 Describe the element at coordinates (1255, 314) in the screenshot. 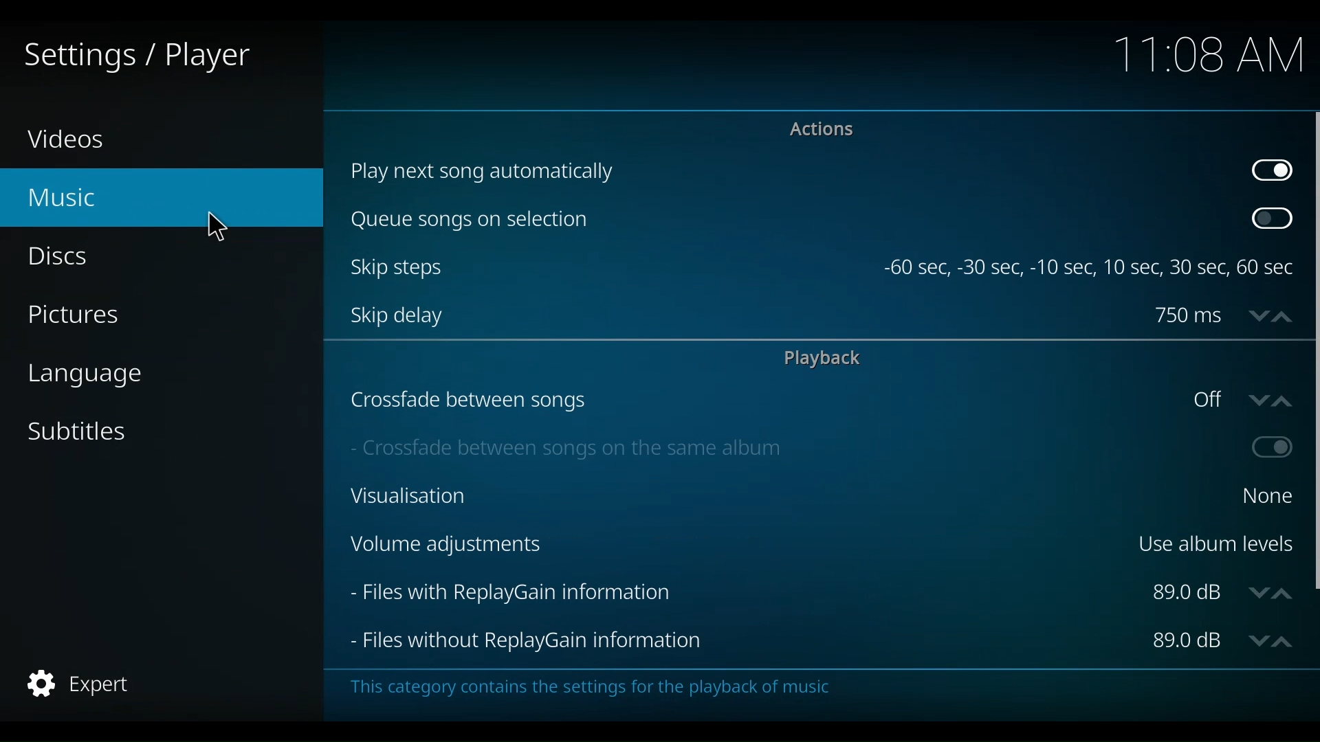

I see `down` at that location.